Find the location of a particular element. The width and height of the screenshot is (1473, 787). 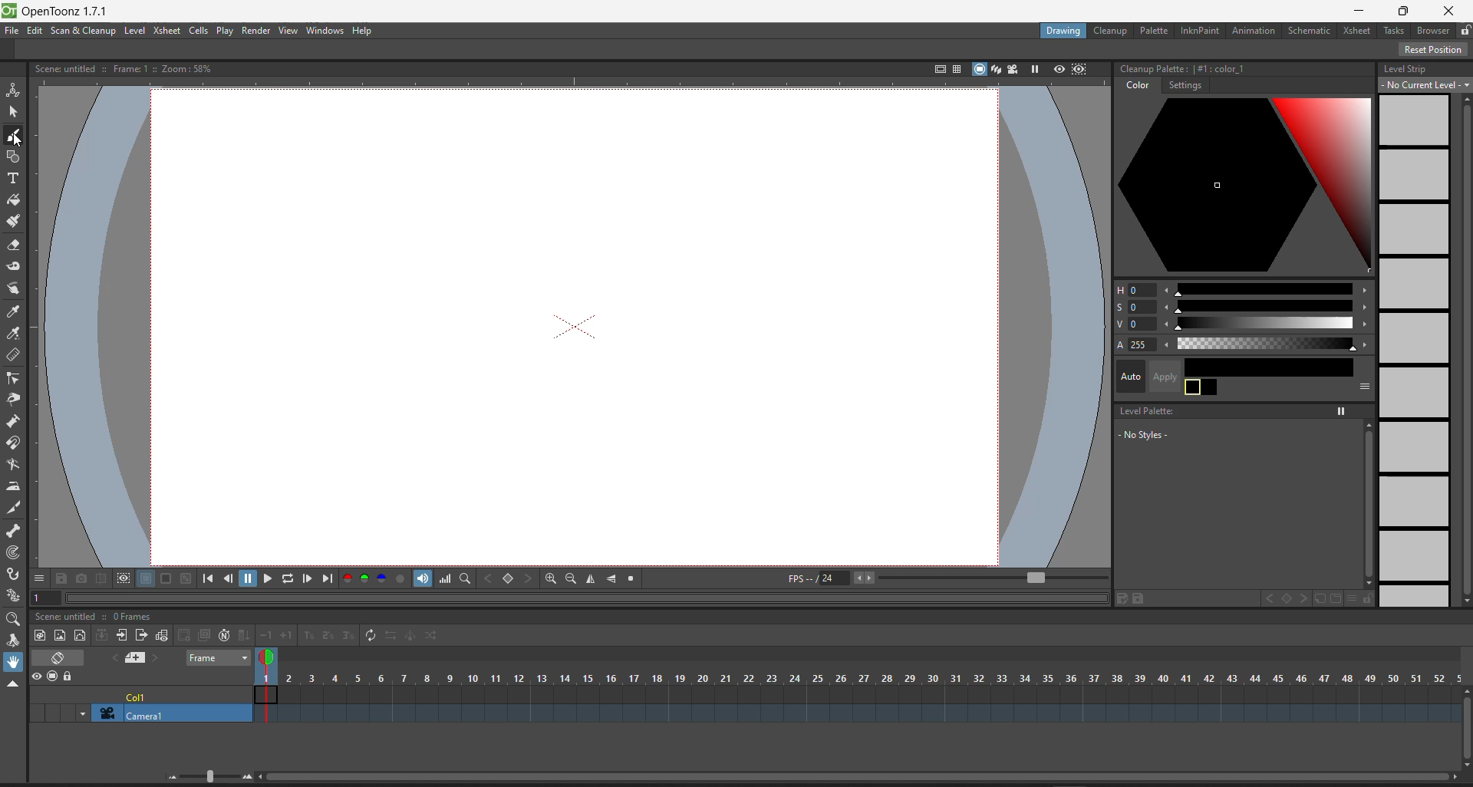

geometric tool is located at coordinates (15, 156).